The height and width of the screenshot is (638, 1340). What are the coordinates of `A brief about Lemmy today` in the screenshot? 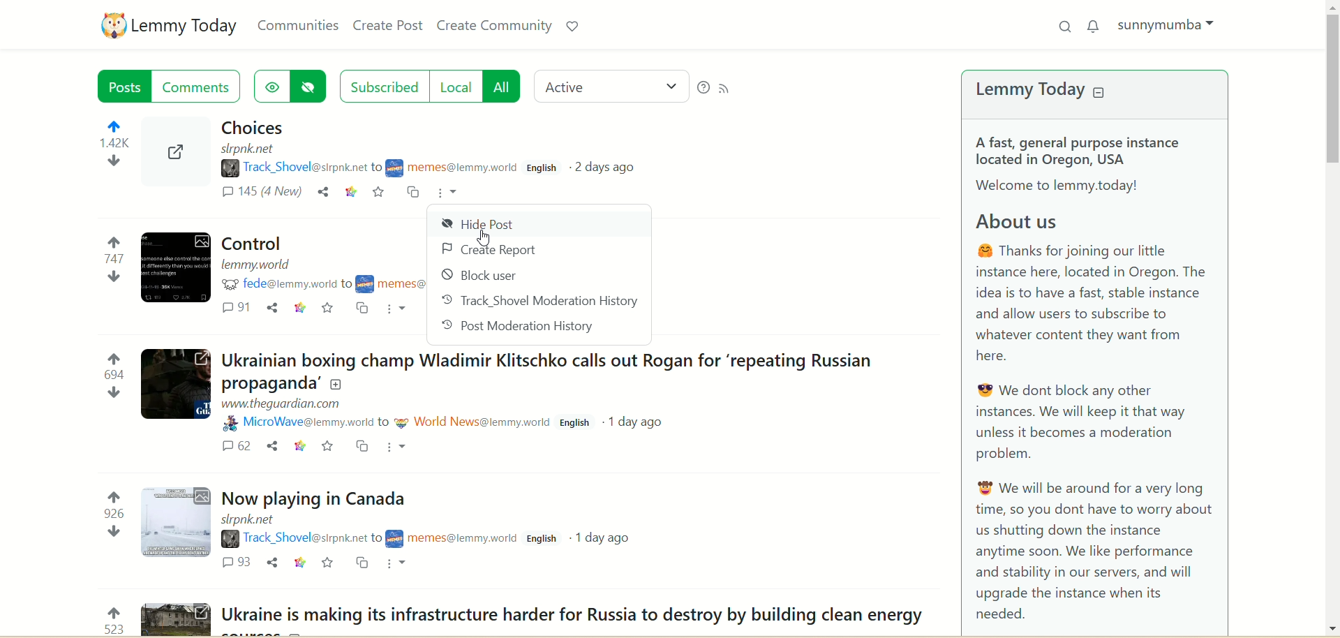 It's located at (1108, 384).